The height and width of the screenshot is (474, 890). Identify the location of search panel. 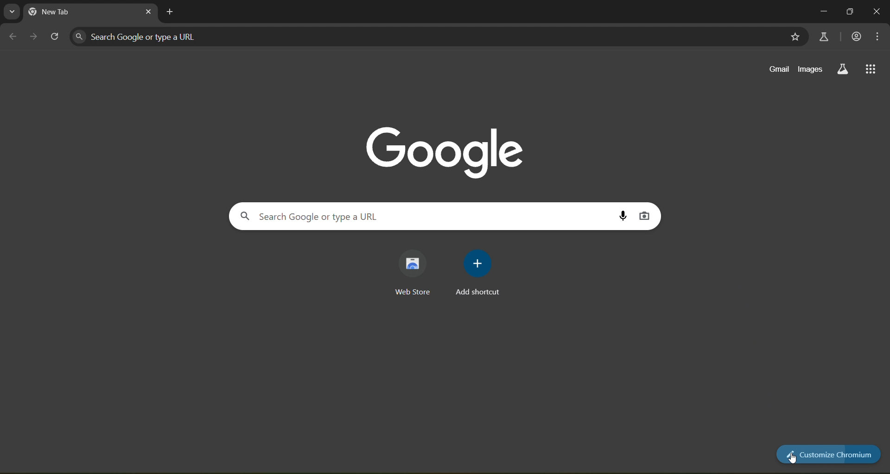
(191, 37).